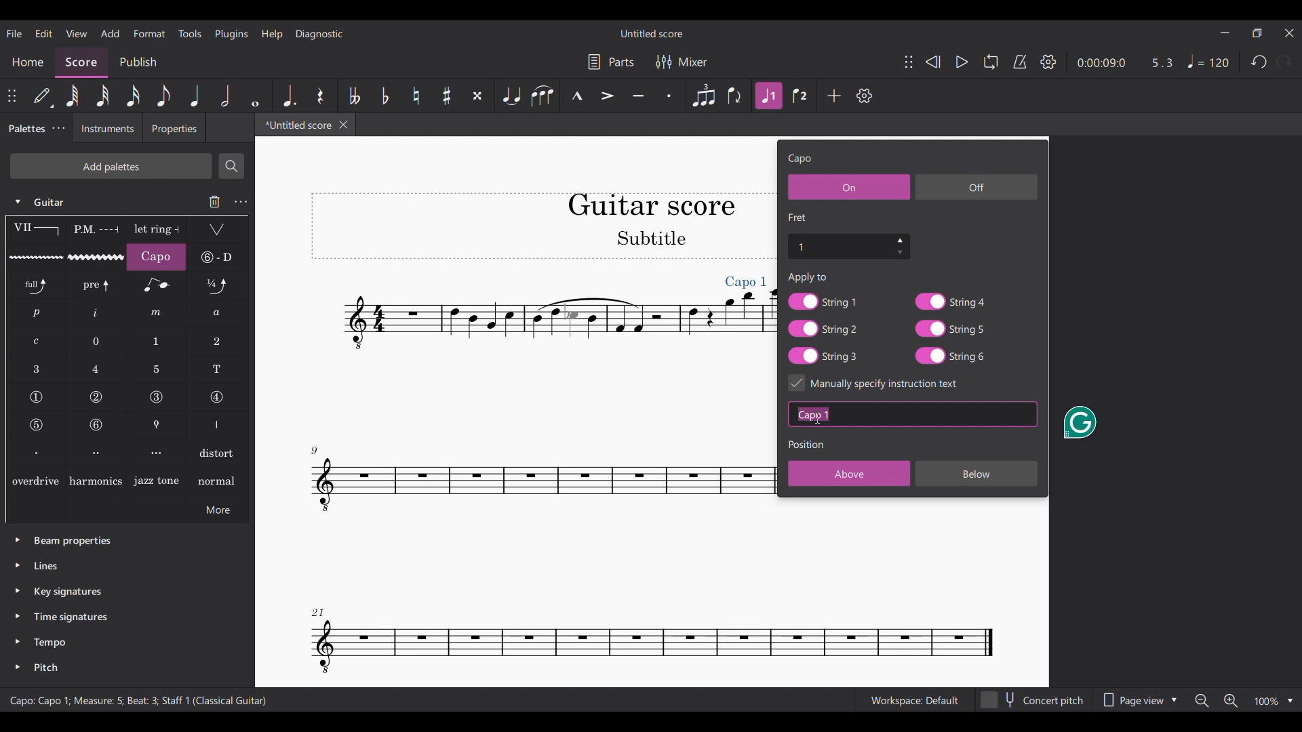 The image size is (1302, 732). I want to click on Palettes, current tab, so click(25, 129).